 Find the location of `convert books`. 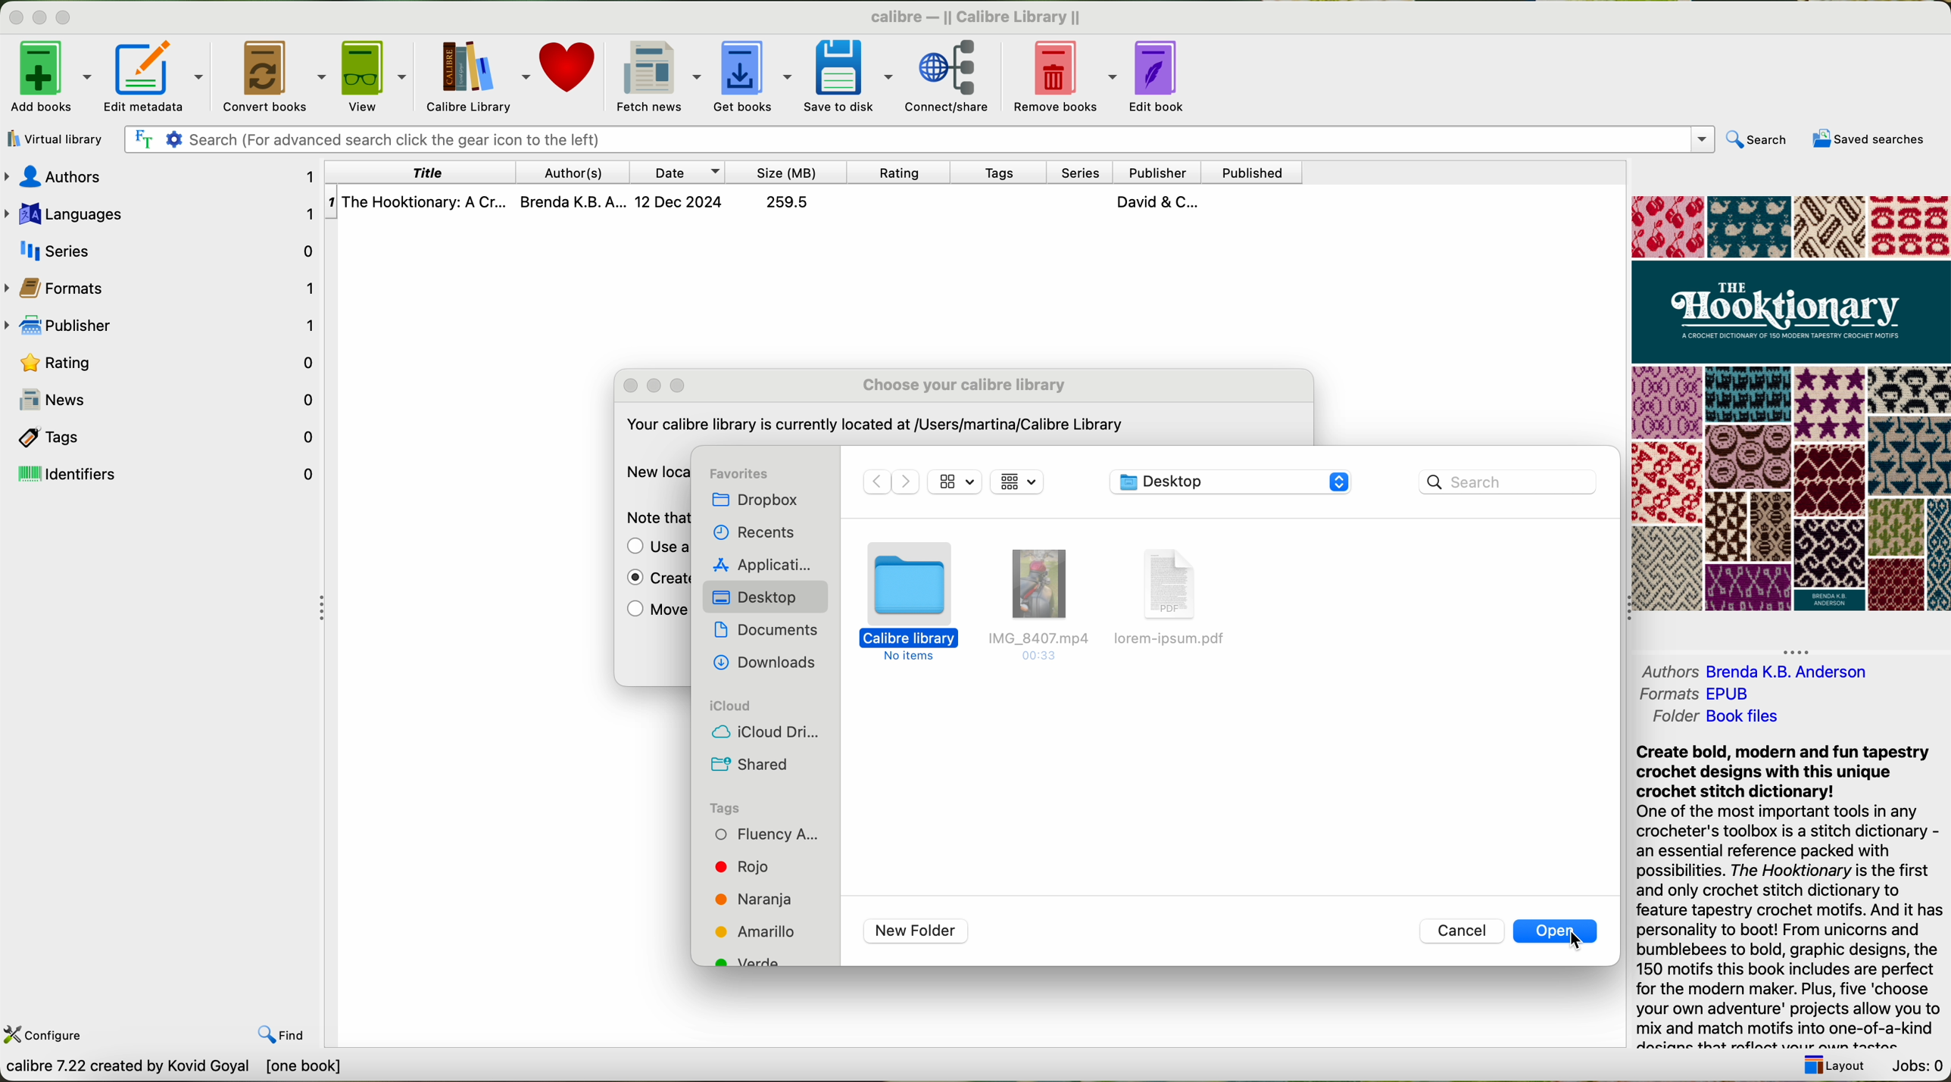

convert books is located at coordinates (272, 74).